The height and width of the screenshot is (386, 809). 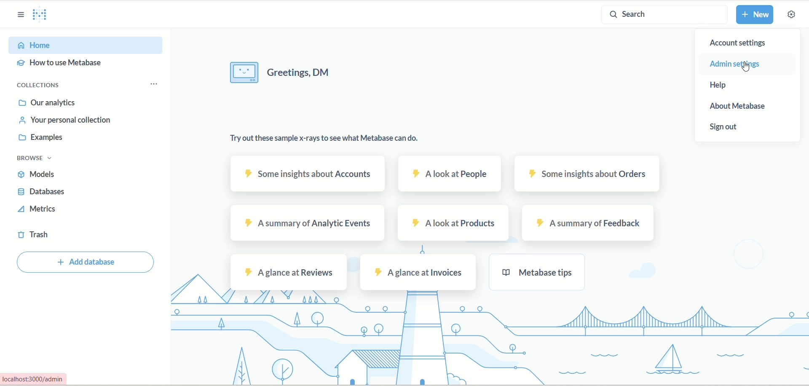 I want to click on admin settings, so click(x=736, y=65).